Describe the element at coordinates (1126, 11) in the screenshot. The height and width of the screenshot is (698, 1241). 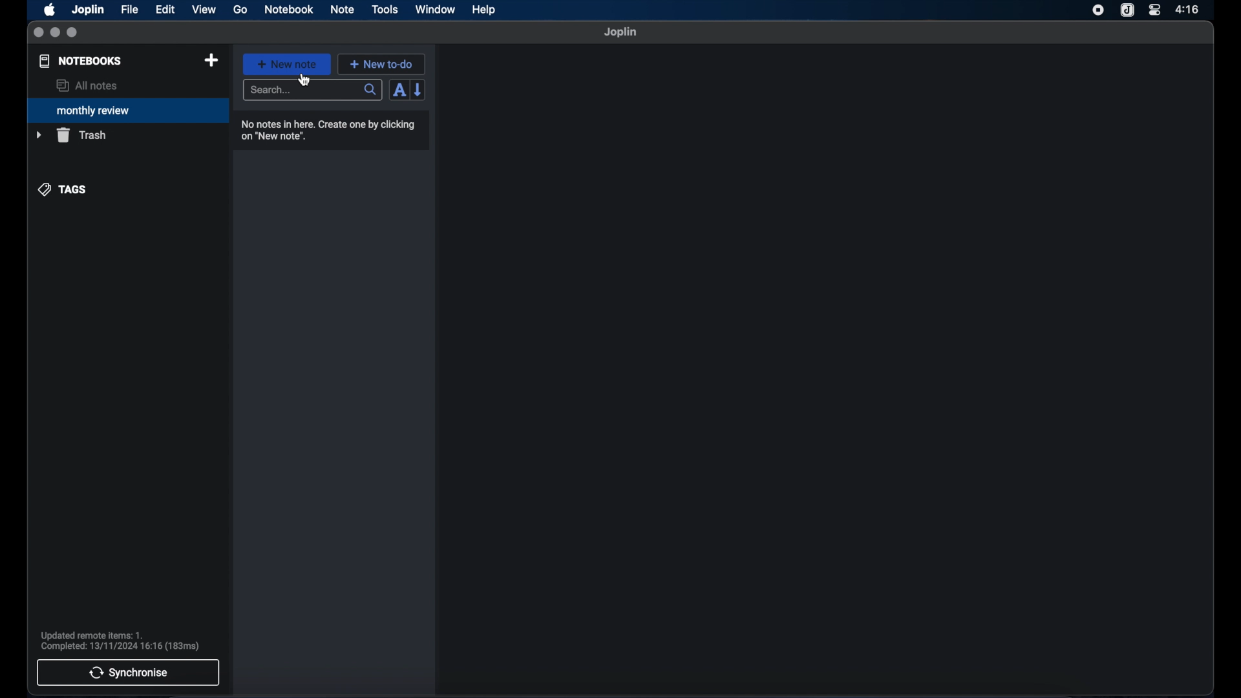
I see `joplin icon` at that location.